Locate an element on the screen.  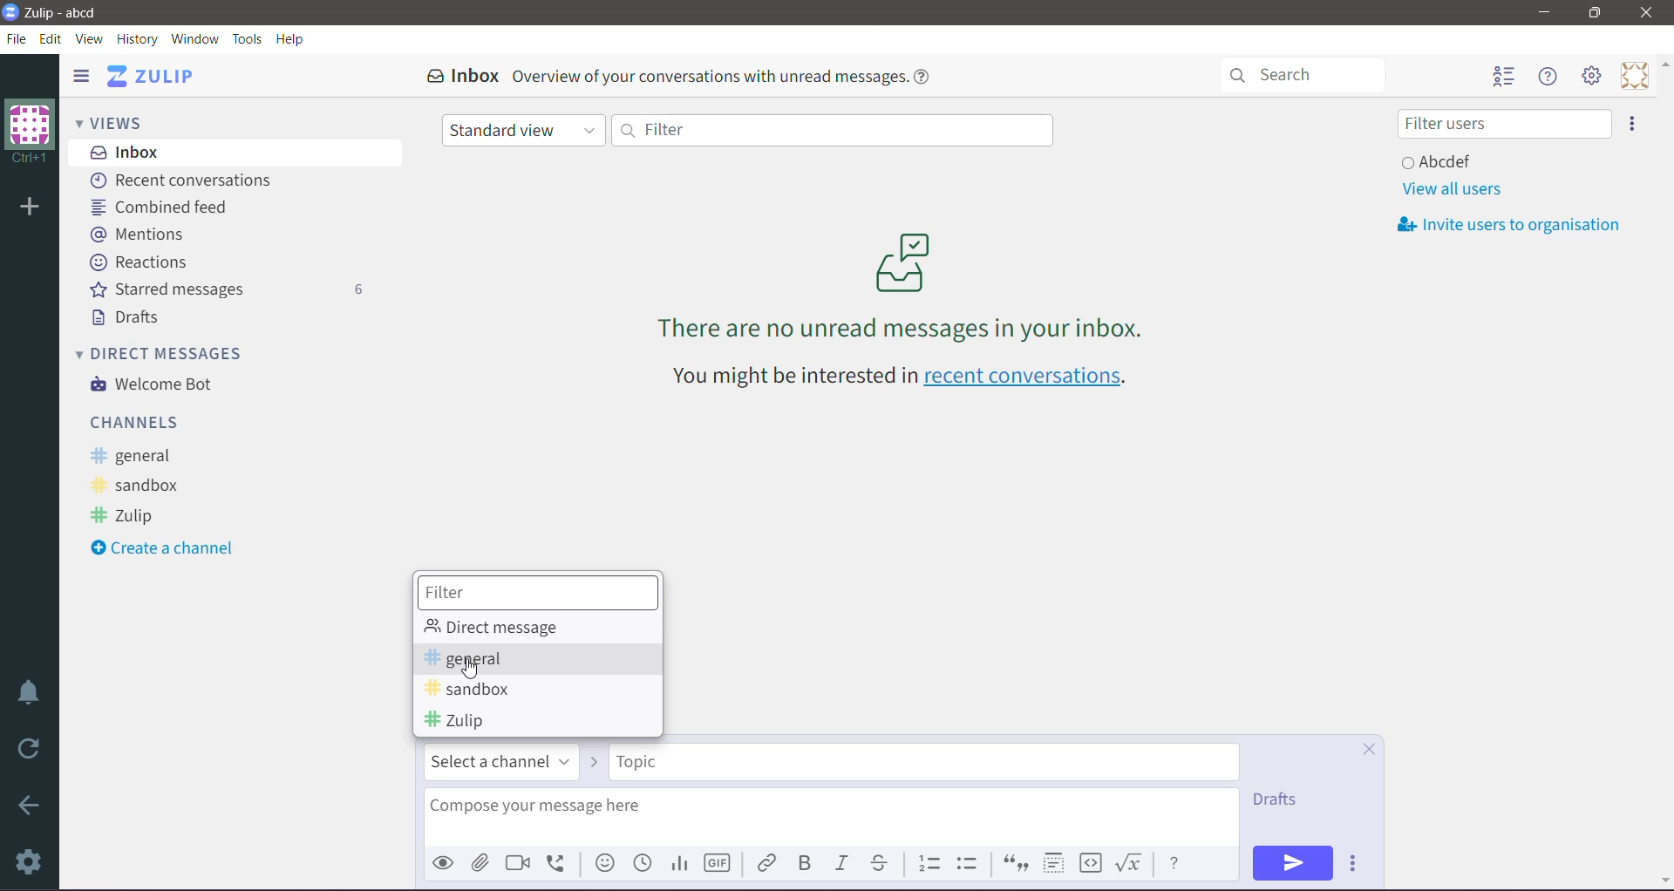
Add voice call is located at coordinates (561, 862).